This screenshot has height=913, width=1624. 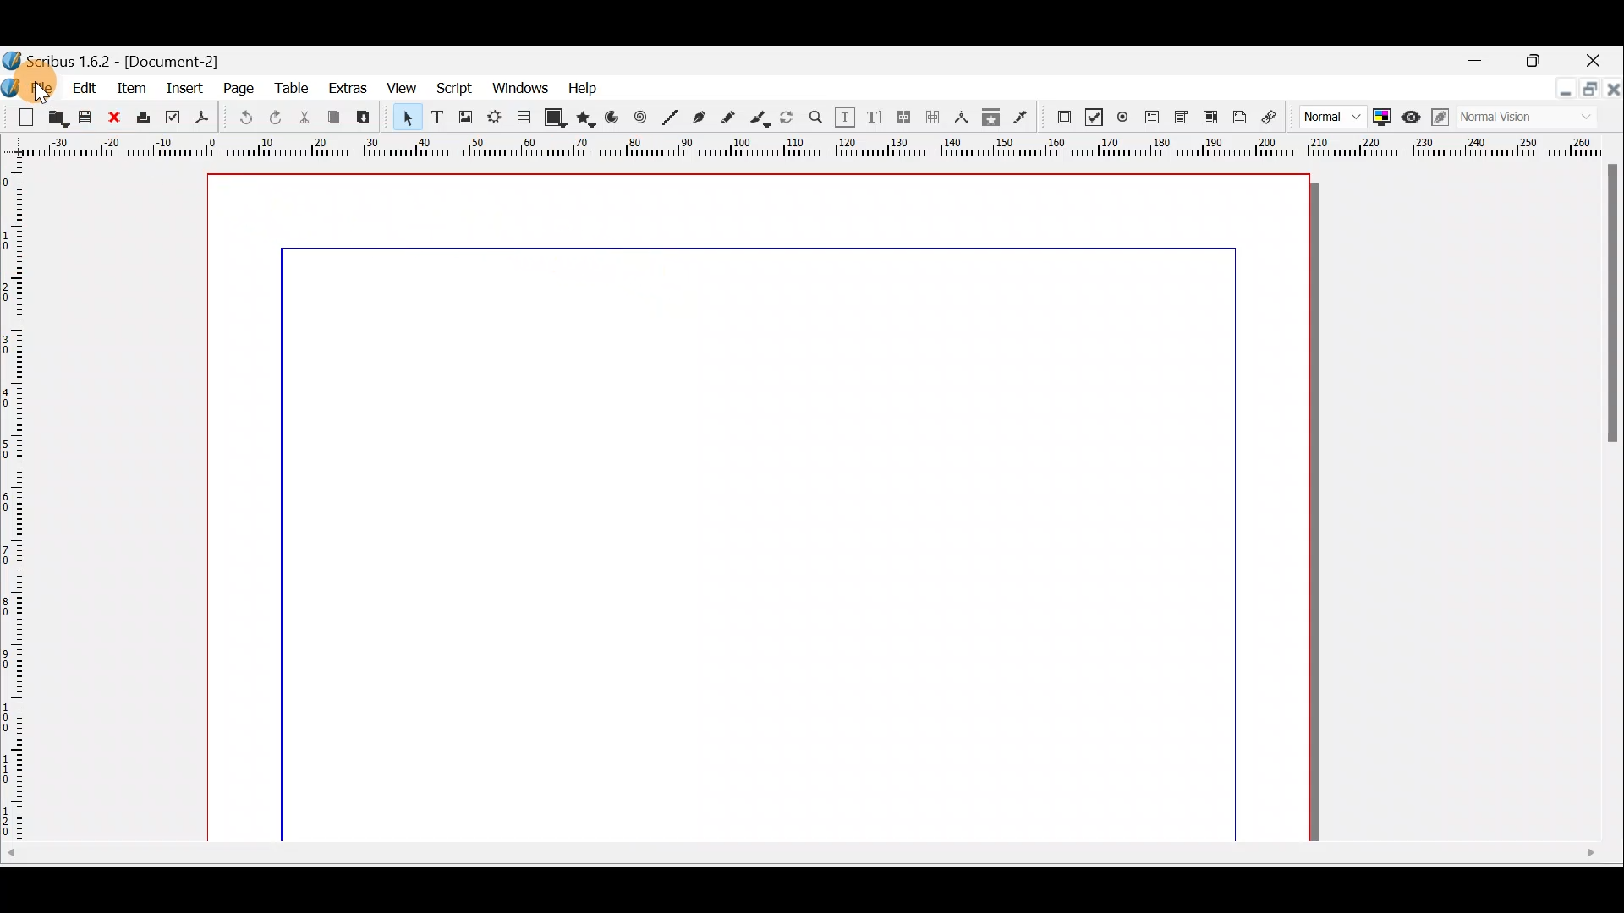 I want to click on Help, so click(x=586, y=88).